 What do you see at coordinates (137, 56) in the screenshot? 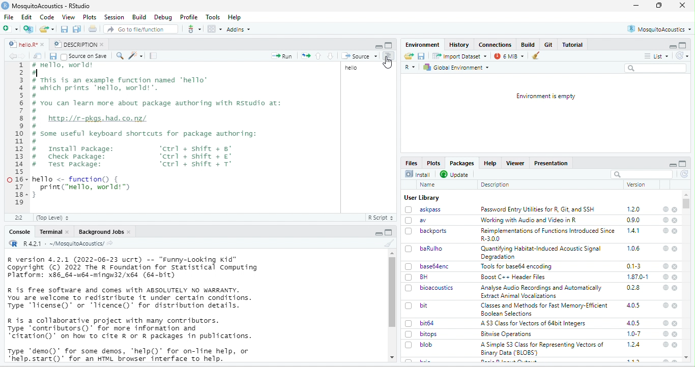
I see `code tools` at bounding box center [137, 56].